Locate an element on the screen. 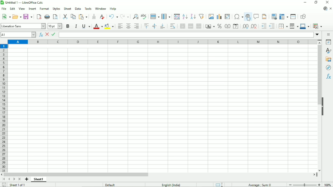  Standard selection is located at coordinates (220, 184).